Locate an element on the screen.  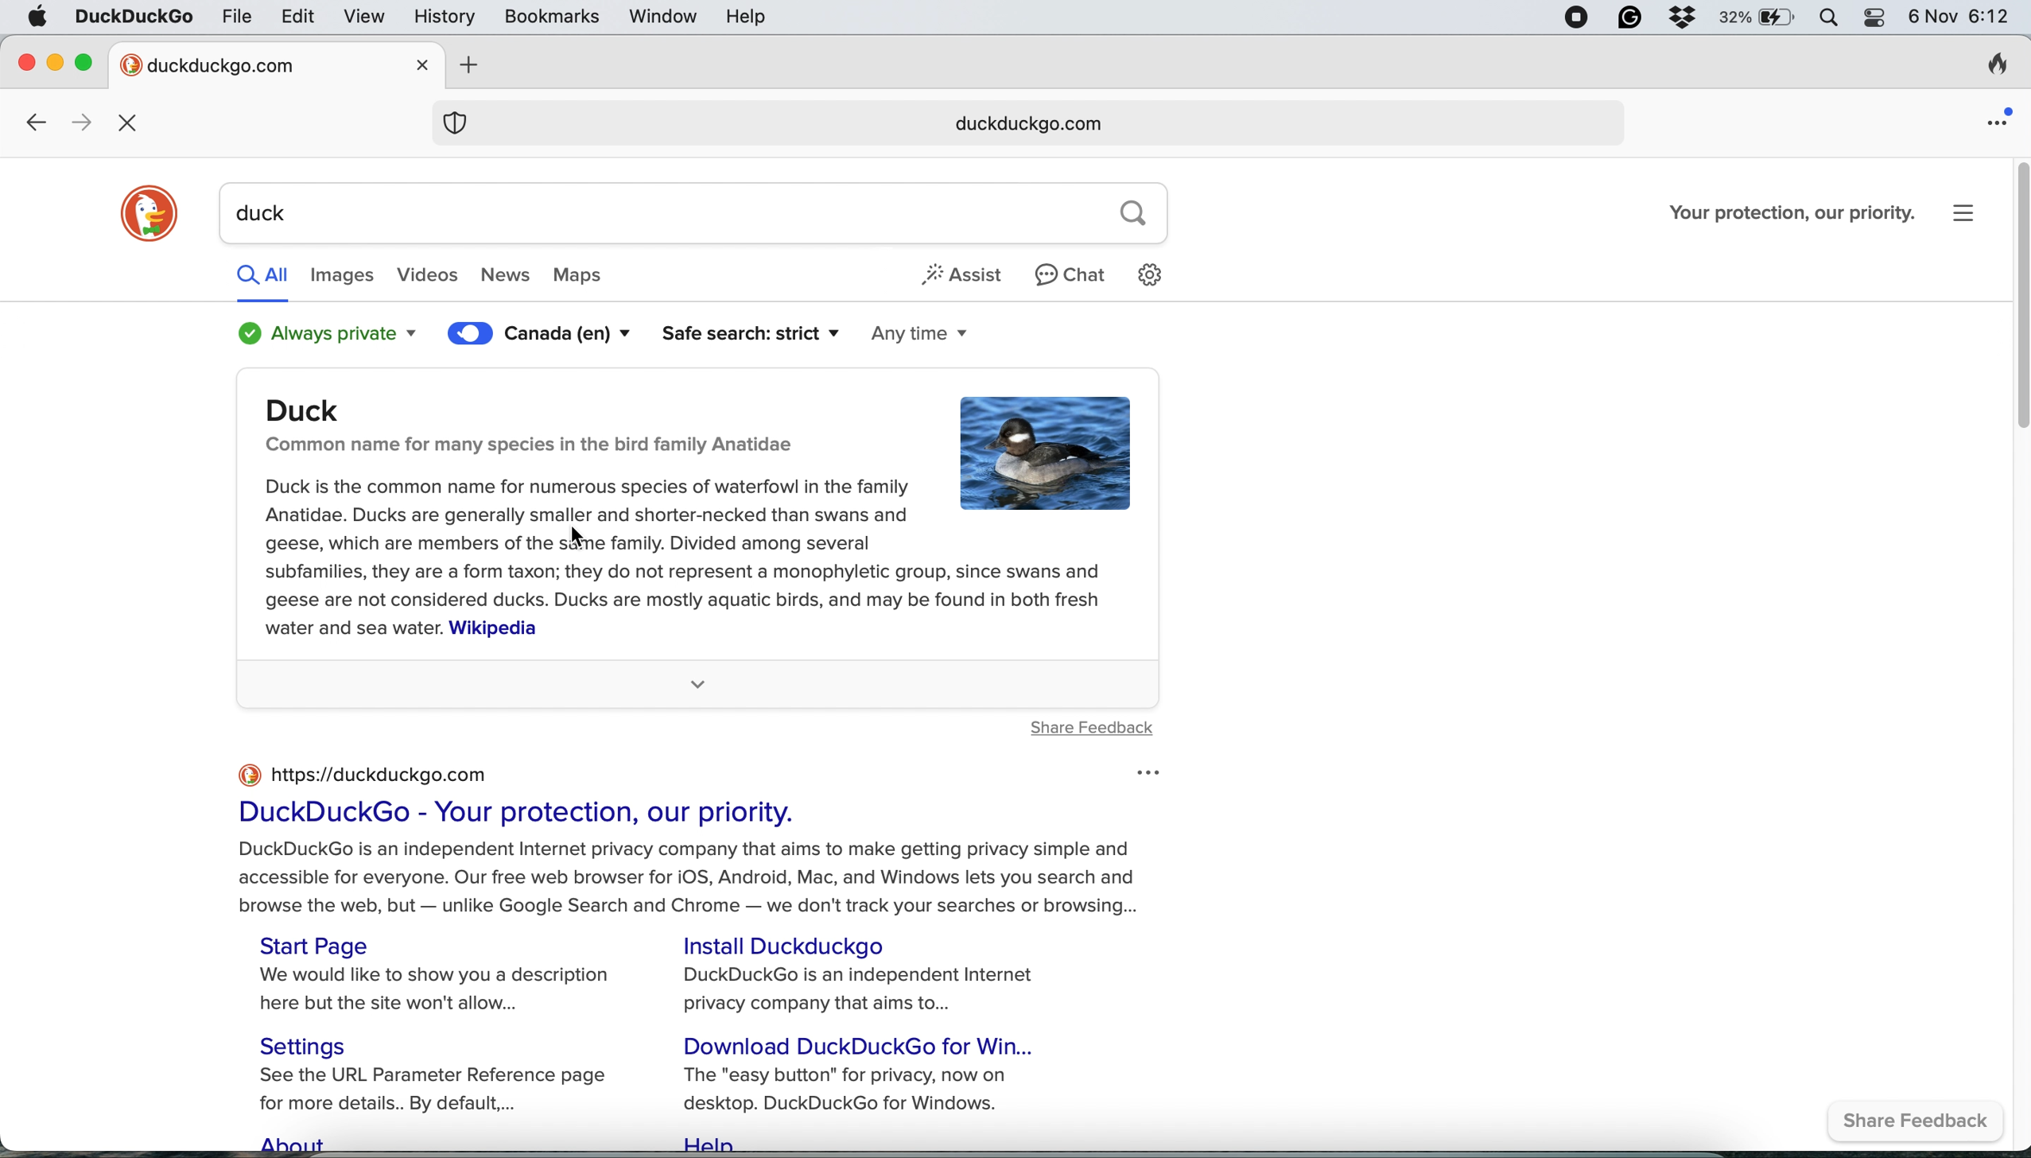
duck is located at coordinates (654, 214).